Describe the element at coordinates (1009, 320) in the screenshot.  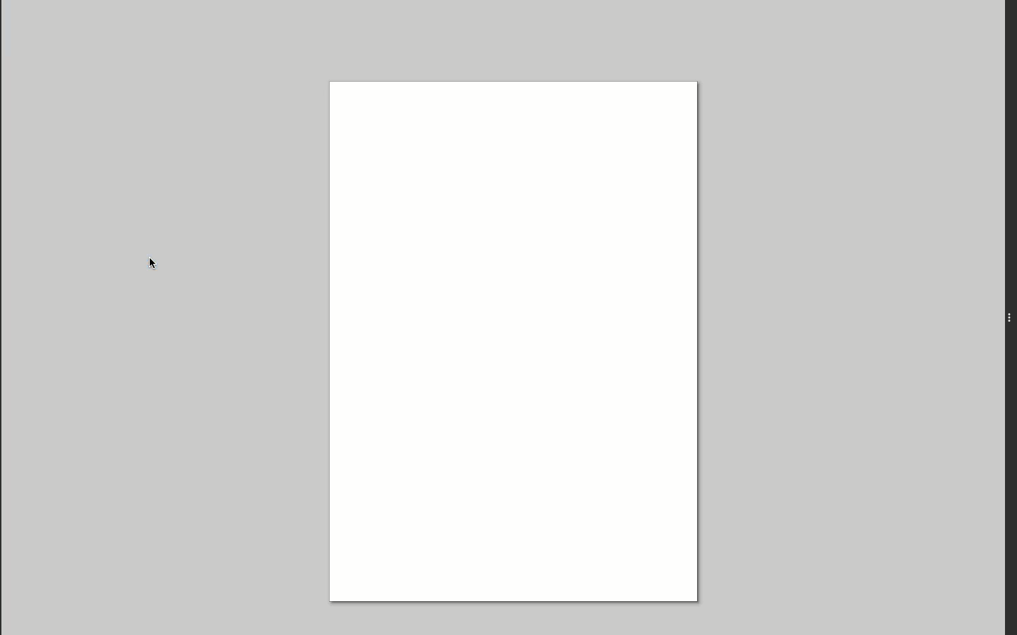
I see `Extension` at that location.